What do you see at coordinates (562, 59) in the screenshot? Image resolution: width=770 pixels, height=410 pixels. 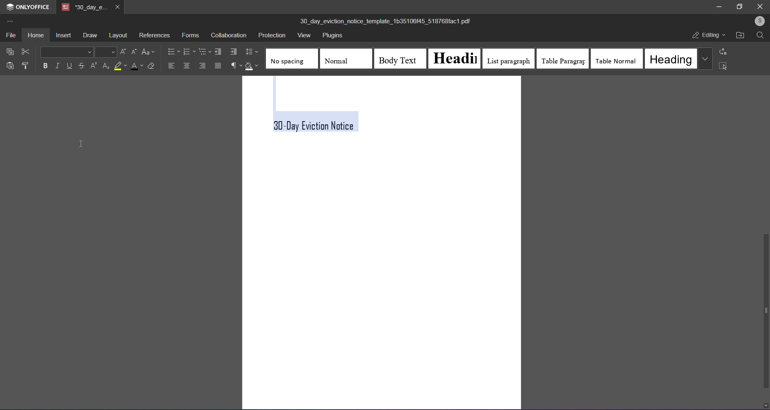 I see `table paragraph` at bounding box center [562, 59].